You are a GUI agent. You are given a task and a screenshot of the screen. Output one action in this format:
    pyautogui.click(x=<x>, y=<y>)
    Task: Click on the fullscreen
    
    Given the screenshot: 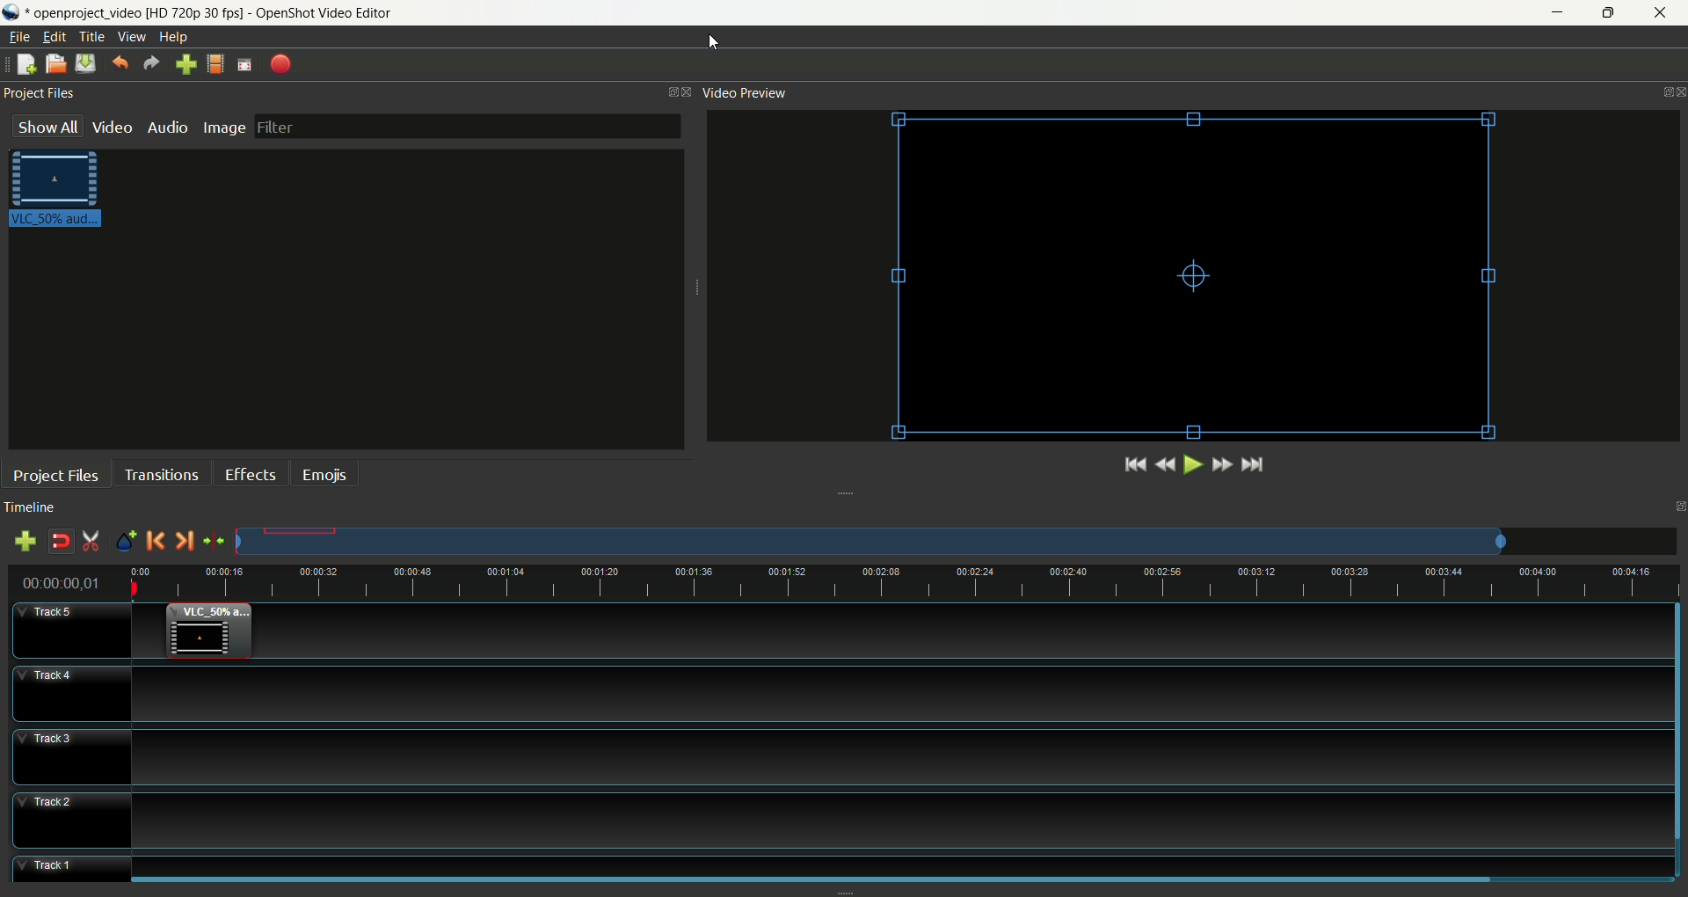 What is the action you would take?
    pyautogui.click(x=244, y=64)
    